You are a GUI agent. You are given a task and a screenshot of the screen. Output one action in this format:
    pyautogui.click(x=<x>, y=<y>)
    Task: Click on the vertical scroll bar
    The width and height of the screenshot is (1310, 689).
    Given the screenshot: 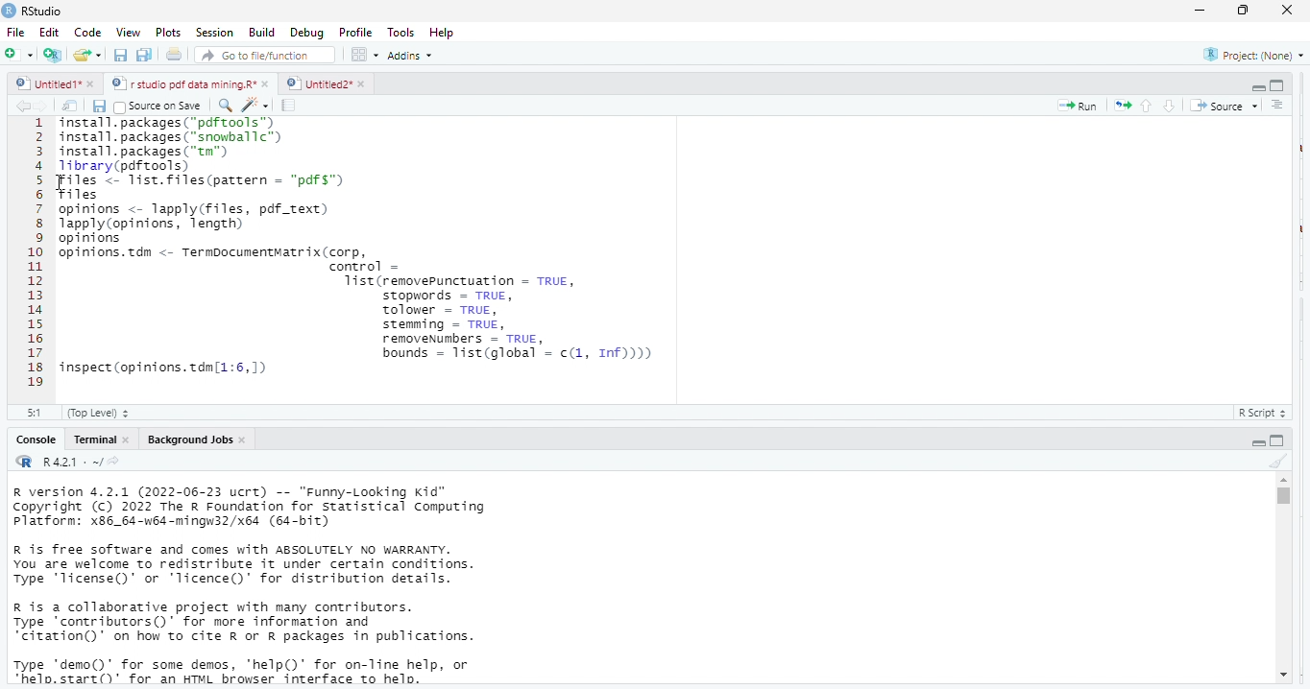 What is the action you would take?
    pyautogui.click(x=1282, y=578)
    